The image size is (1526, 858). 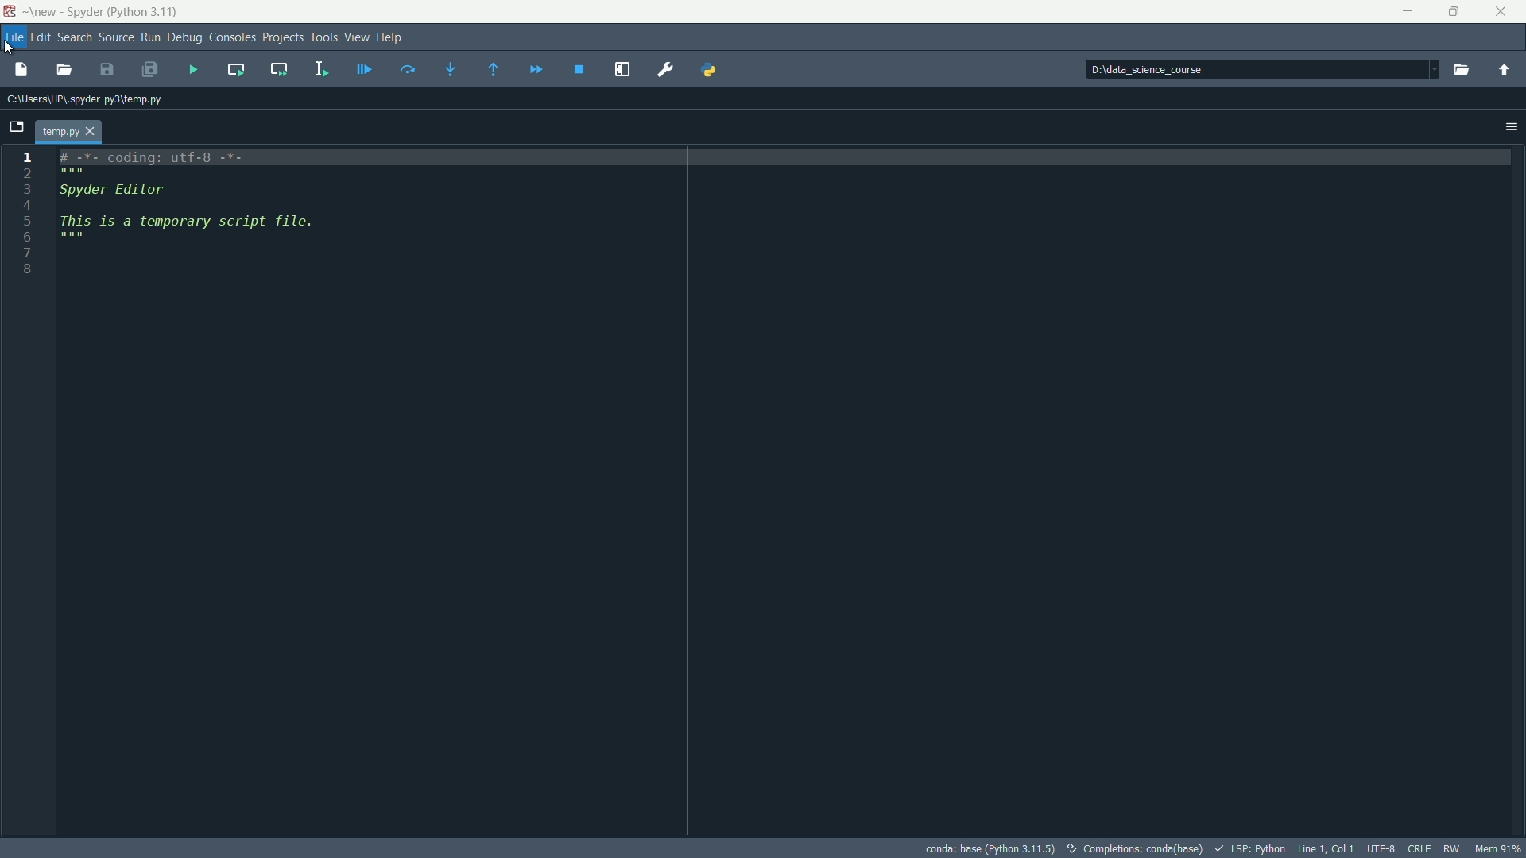 I want to click on line number, so click(x=25, y=214).